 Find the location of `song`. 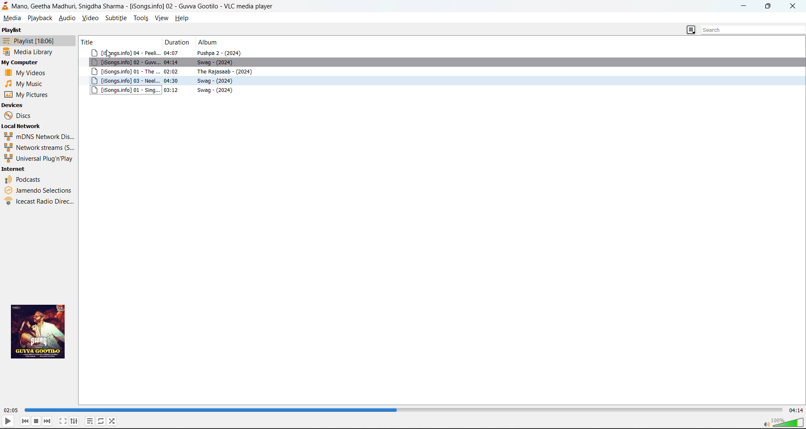

song is located at coordinates (443, 81).